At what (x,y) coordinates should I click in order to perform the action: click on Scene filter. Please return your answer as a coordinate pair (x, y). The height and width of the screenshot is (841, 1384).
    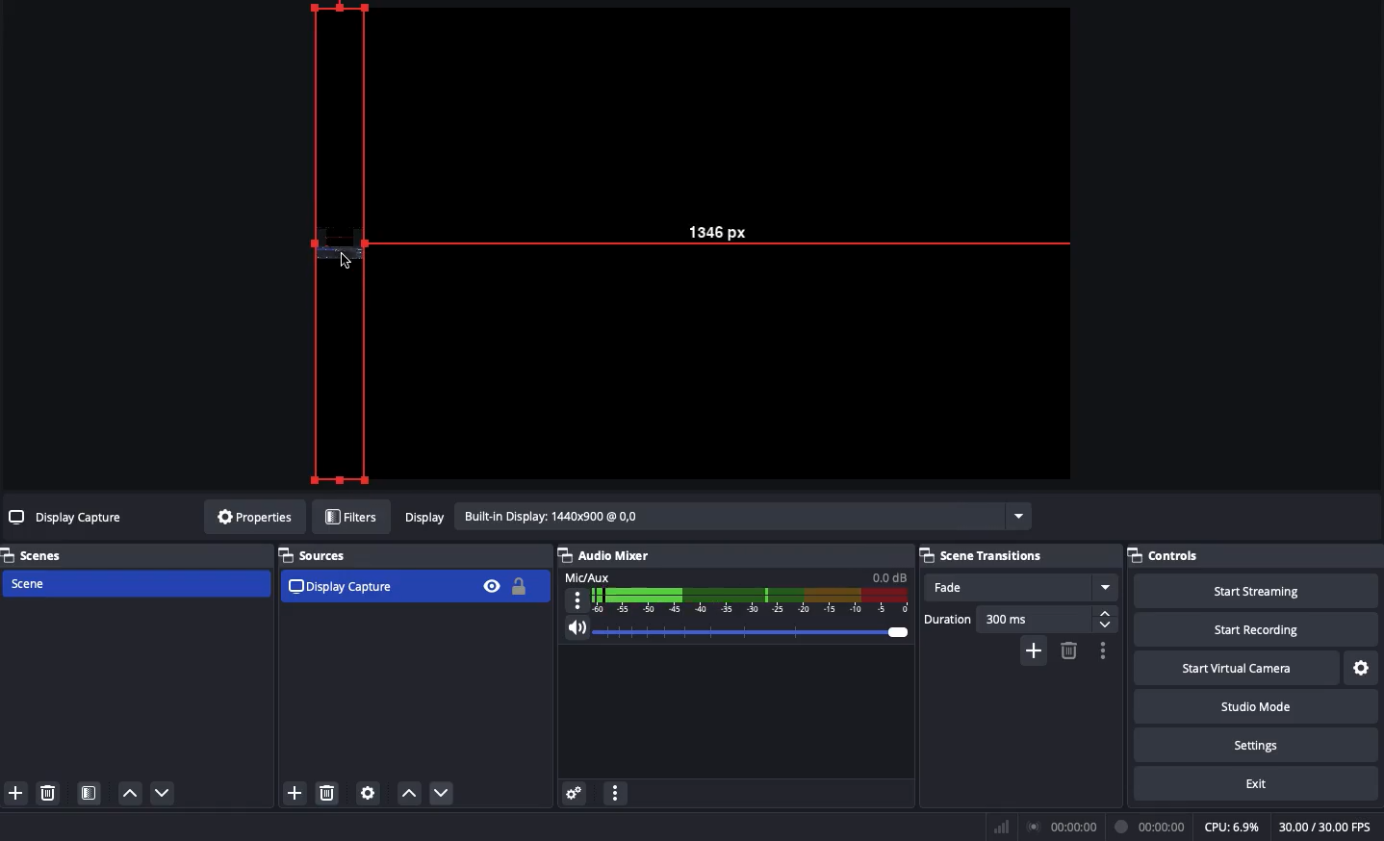
    Looking at the image, I should click on (90, 795).